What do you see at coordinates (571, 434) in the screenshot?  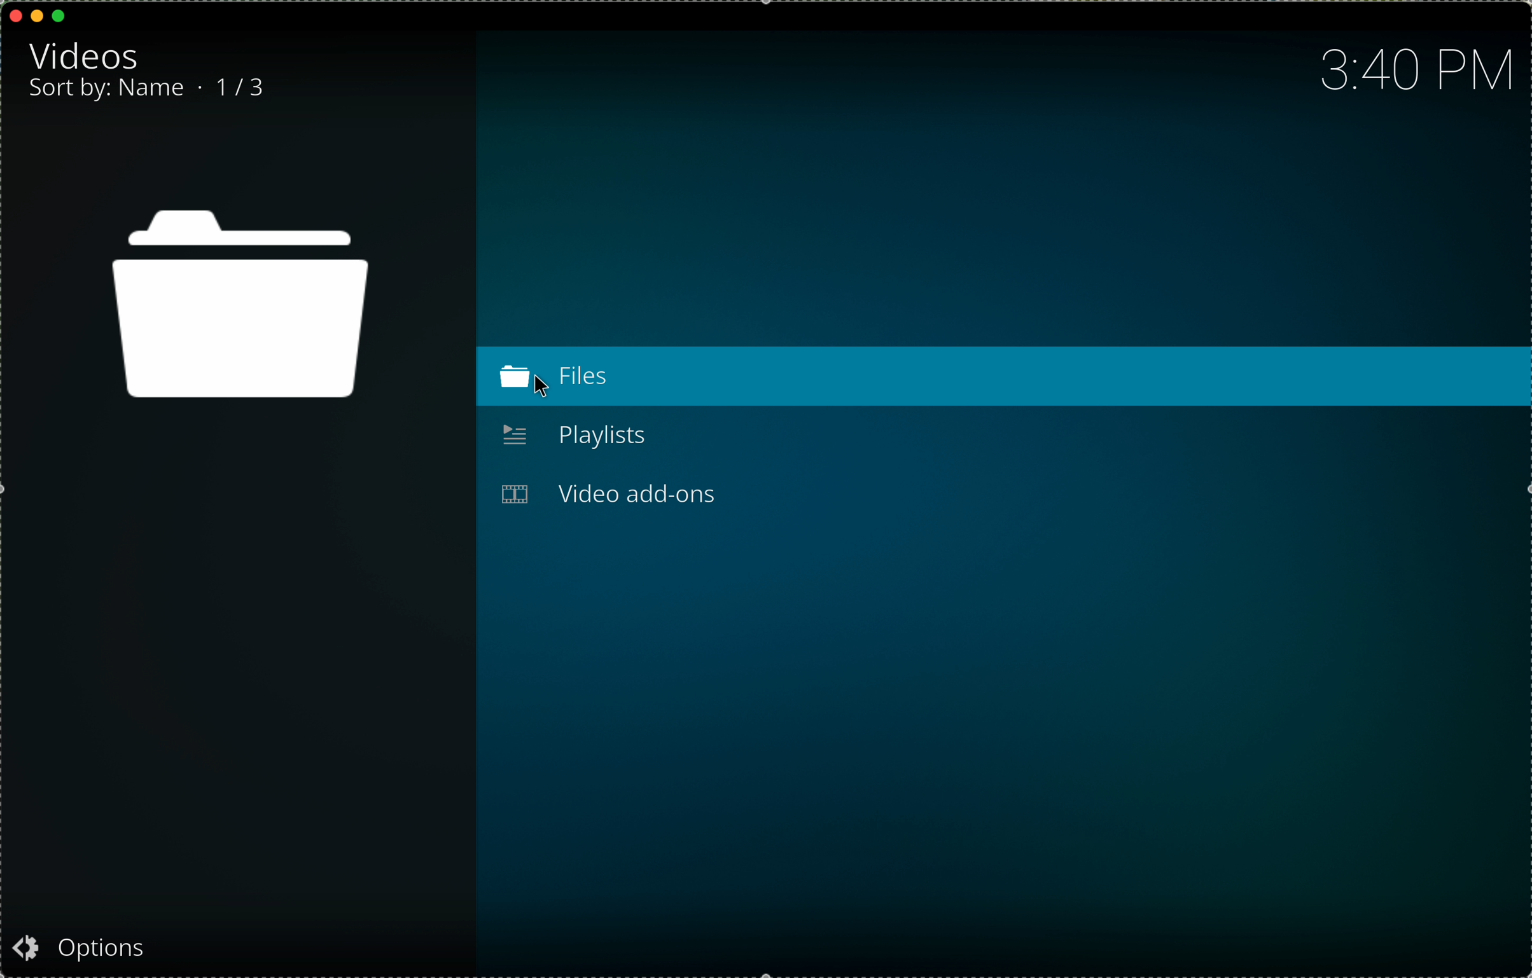 I see `playlists` at bounding box center [571, 434].